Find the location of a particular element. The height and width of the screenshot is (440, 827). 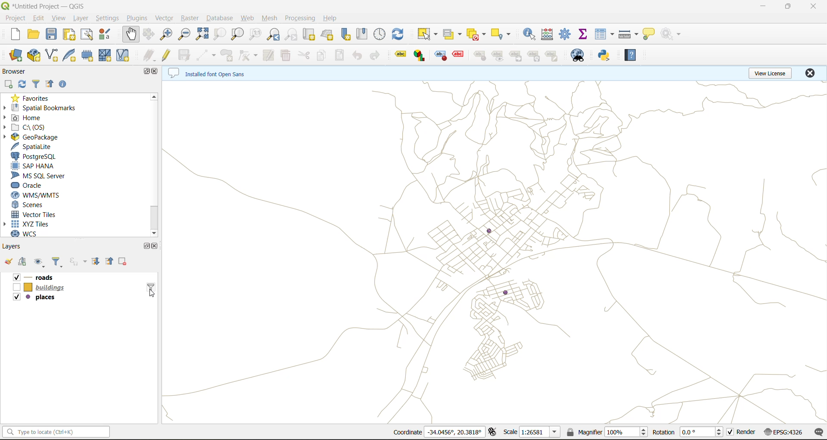

expand all is located at coordinates (97, 261).